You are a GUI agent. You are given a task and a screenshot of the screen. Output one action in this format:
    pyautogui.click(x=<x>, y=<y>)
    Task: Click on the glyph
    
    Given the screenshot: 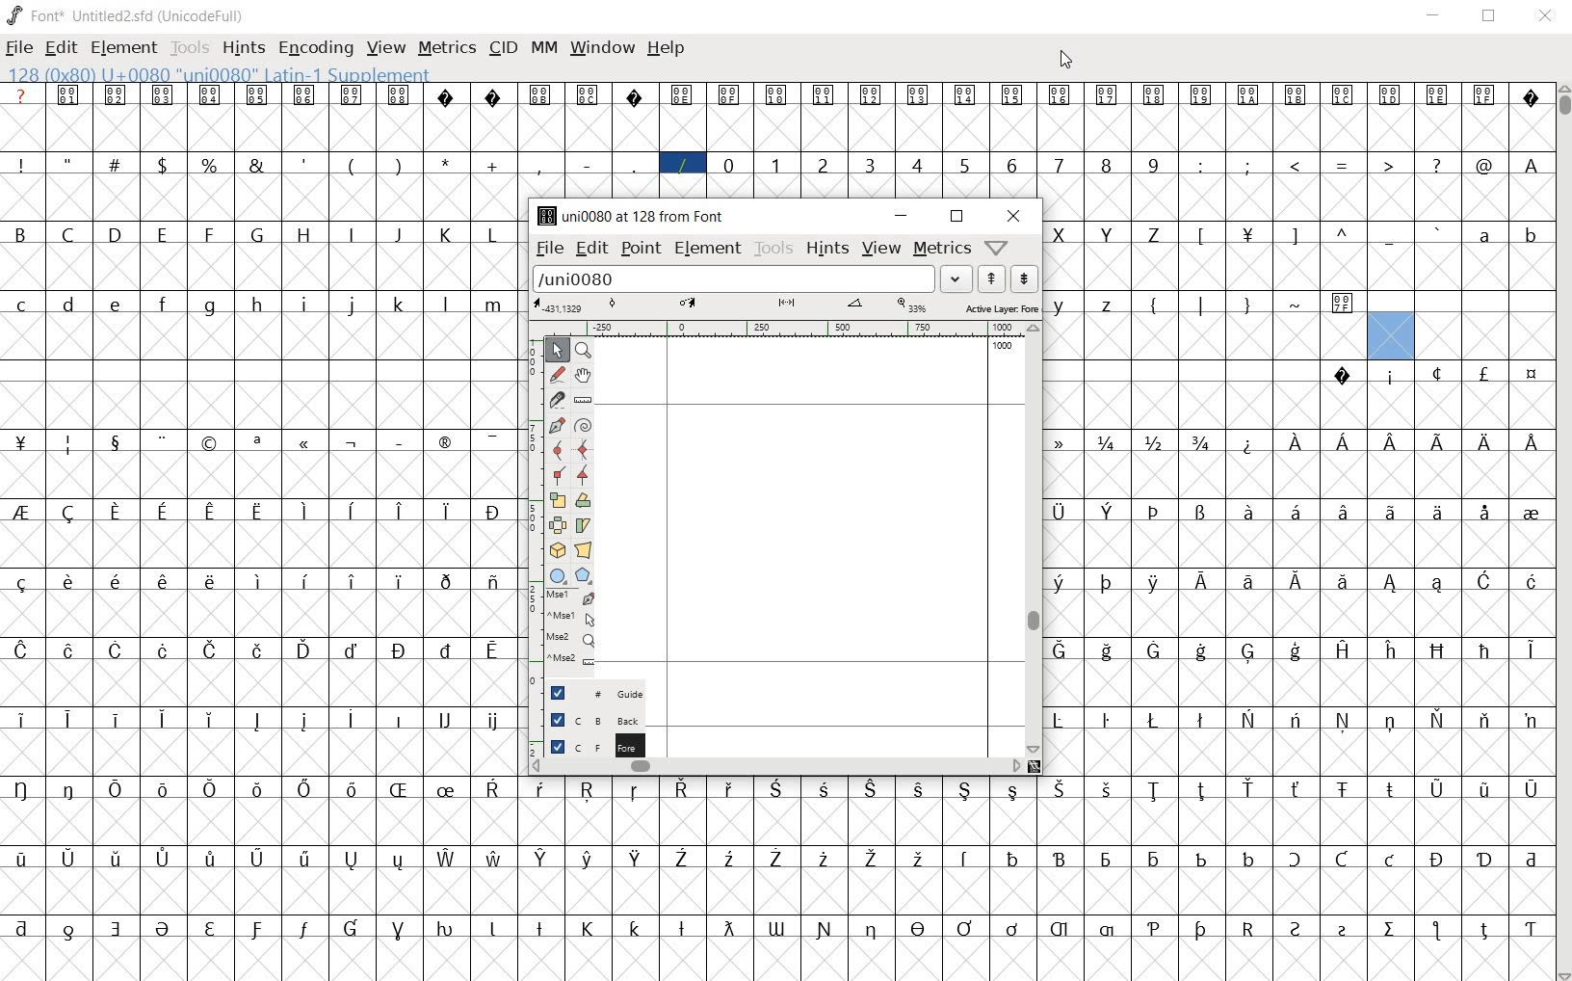 What is the action you would take?
    pyautogui.click(x=304, y=859)
    